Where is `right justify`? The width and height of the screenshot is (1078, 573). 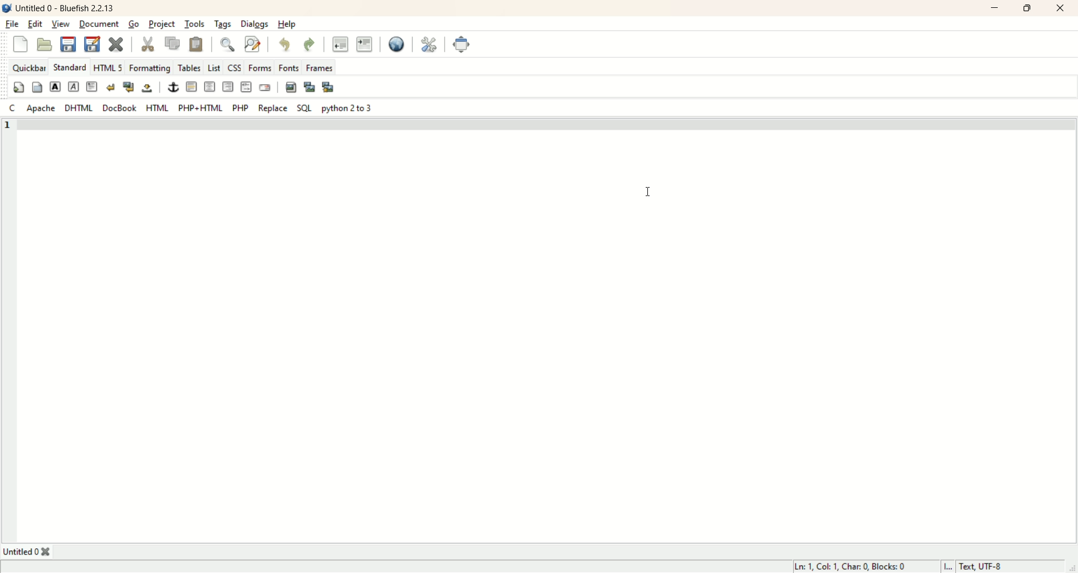
right justify is located at coordinates (228, 87).